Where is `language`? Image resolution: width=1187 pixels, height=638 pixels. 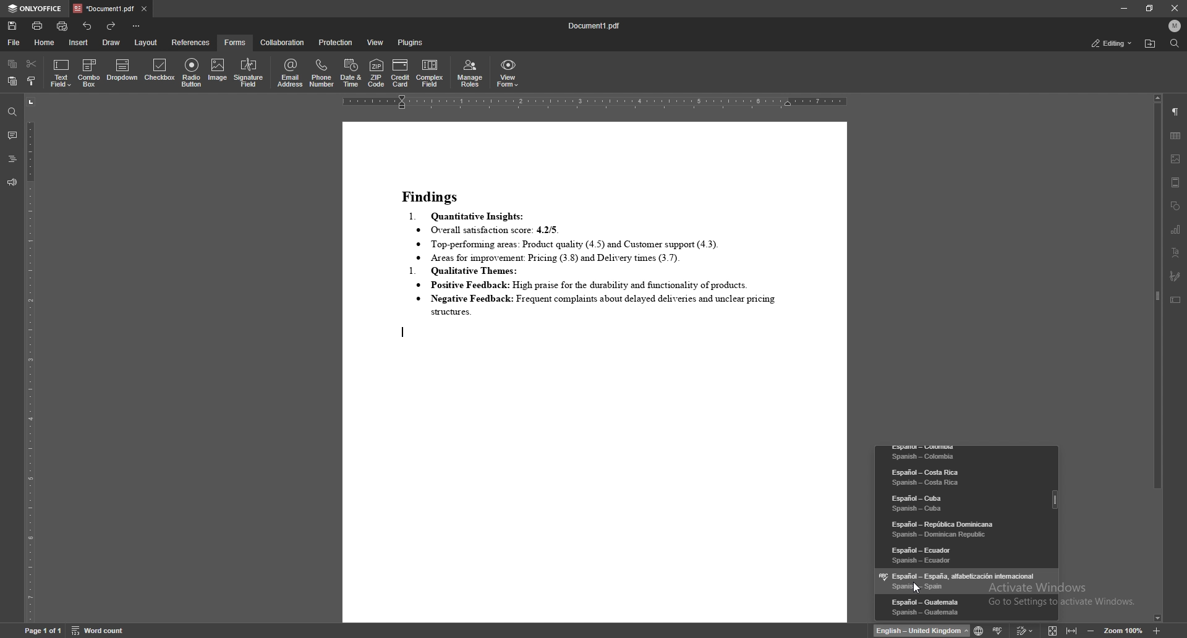
language is located at coordinates (959, 528).